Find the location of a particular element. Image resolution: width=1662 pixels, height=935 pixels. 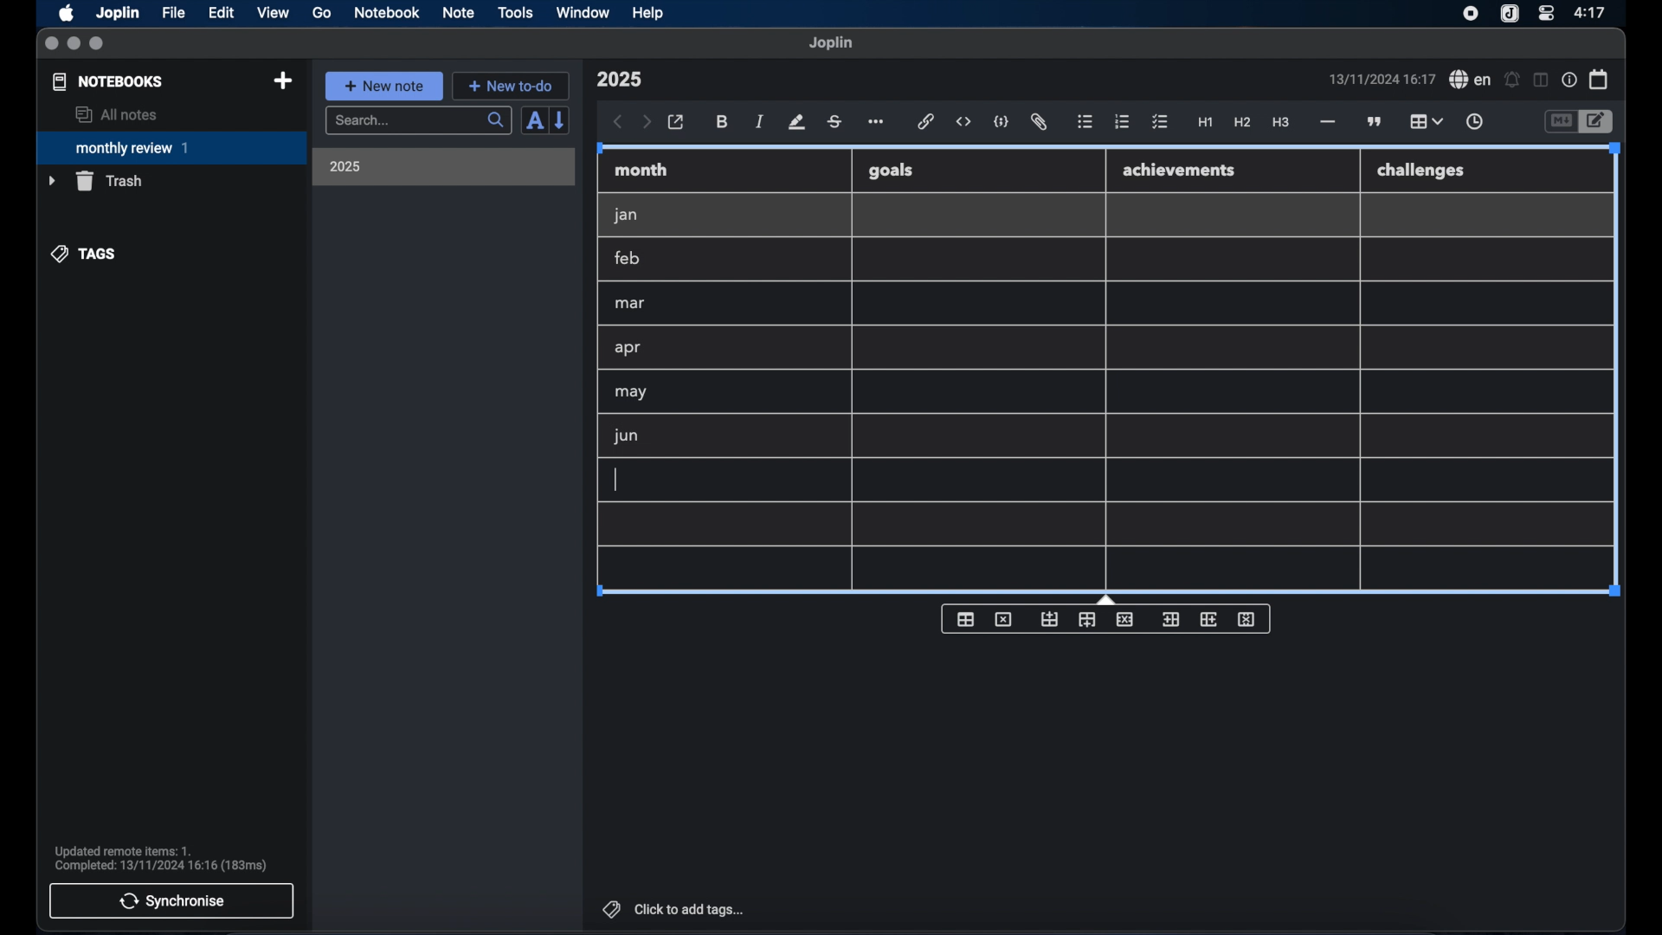

block quotes is located at coordinates (1375, 122).